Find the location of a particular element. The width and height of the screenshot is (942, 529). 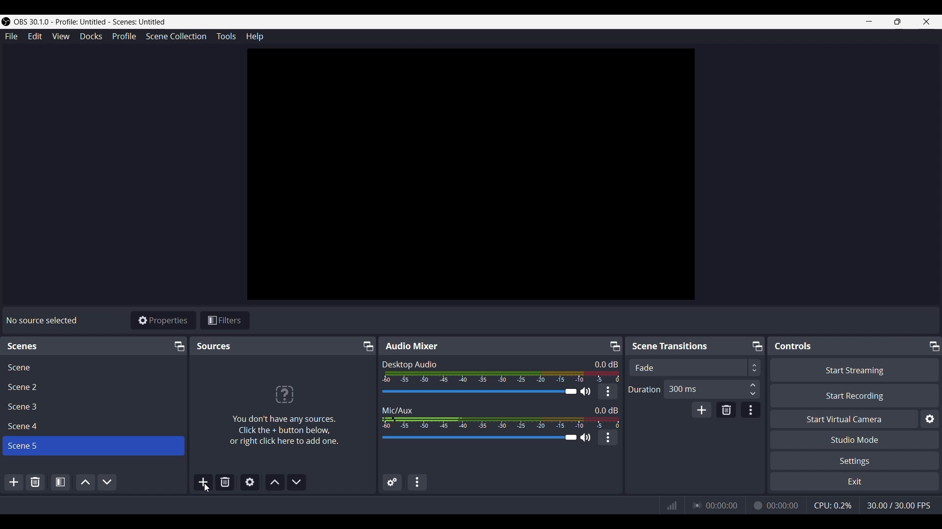

Open Sources Properties is located at coordinates (250, 481).